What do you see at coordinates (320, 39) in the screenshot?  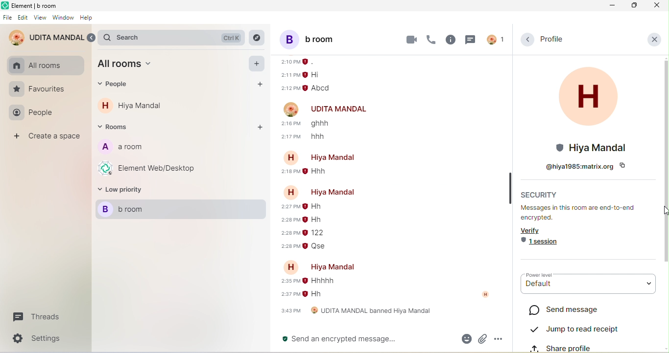 I see `b room` at bounding box center [320, 39].